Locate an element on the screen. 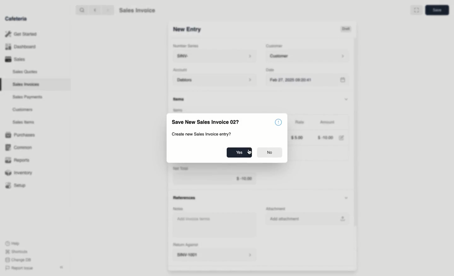  Create new Sales Invoice entry? is located at coordinates (202, 134).